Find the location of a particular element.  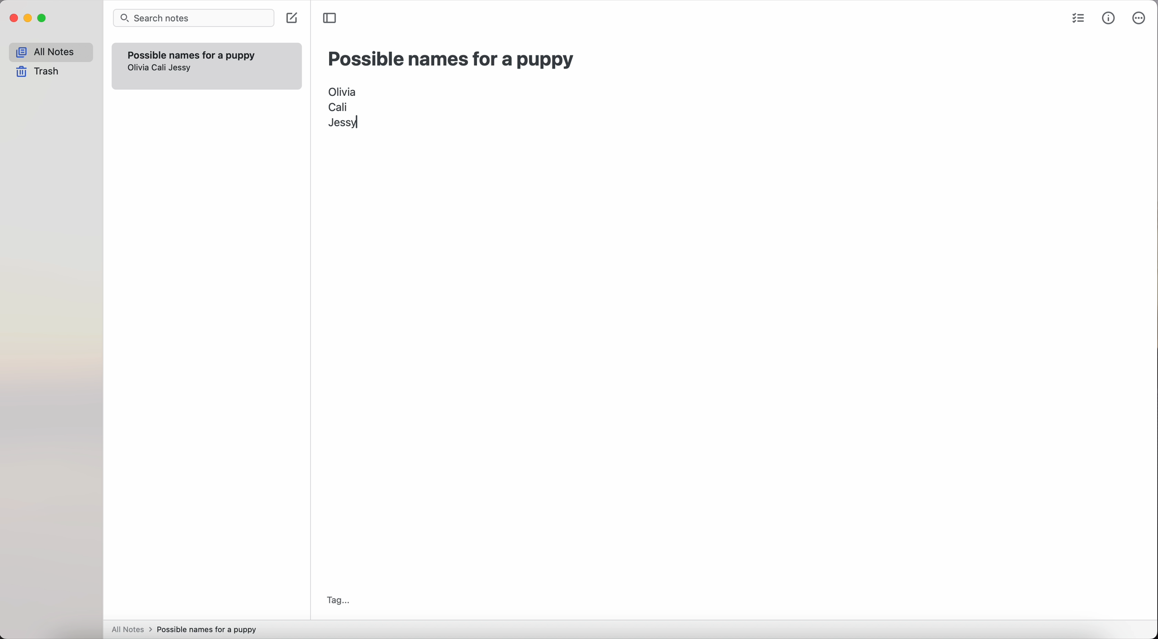

all notes is located at coordinates (51, 52).